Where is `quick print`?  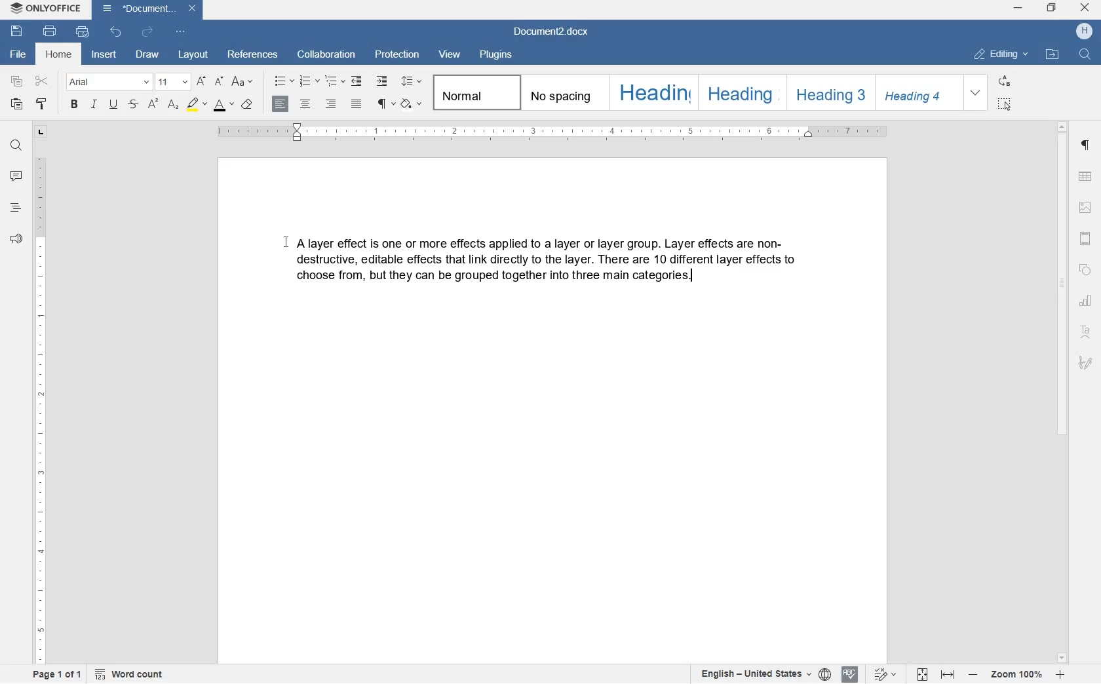
quick print is located at coordinates (82, 34).